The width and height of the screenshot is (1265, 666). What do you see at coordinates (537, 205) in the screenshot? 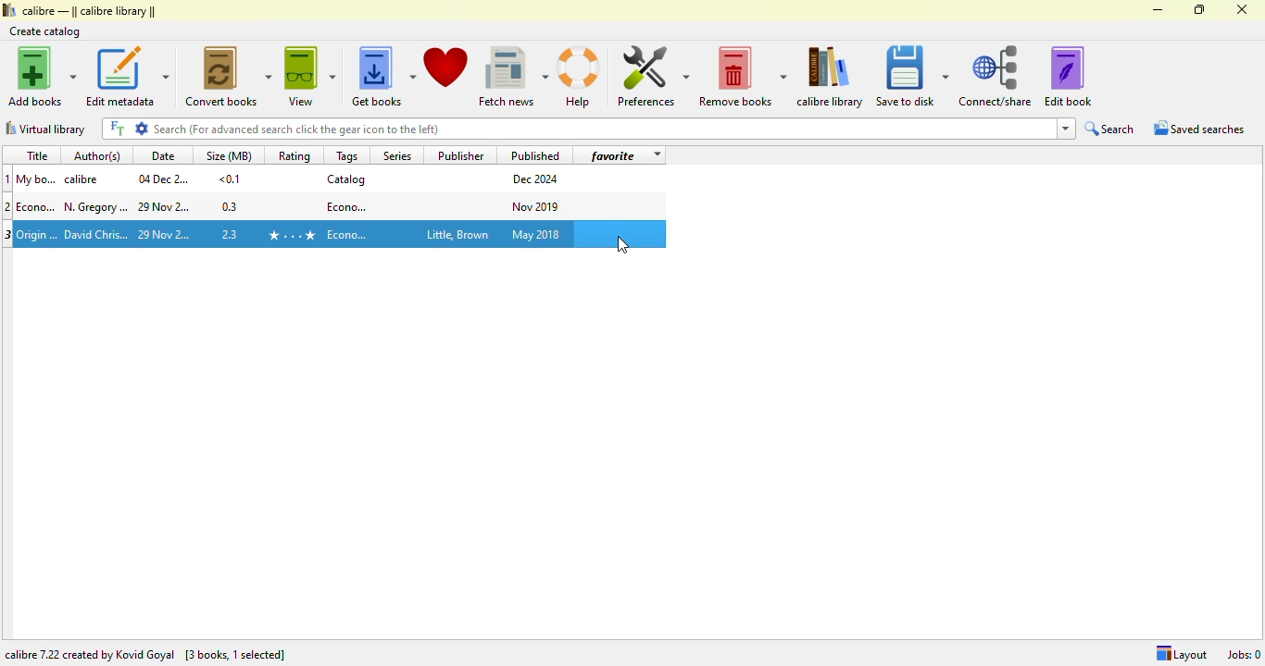
I see `publish date` at bounding box center [537, 205].